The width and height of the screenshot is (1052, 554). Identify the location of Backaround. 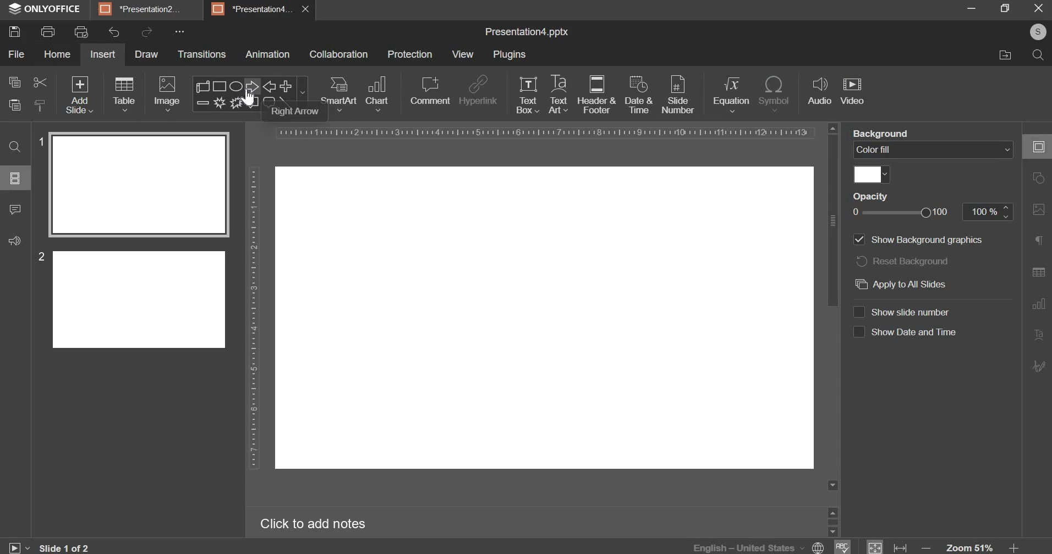
(882, 132).